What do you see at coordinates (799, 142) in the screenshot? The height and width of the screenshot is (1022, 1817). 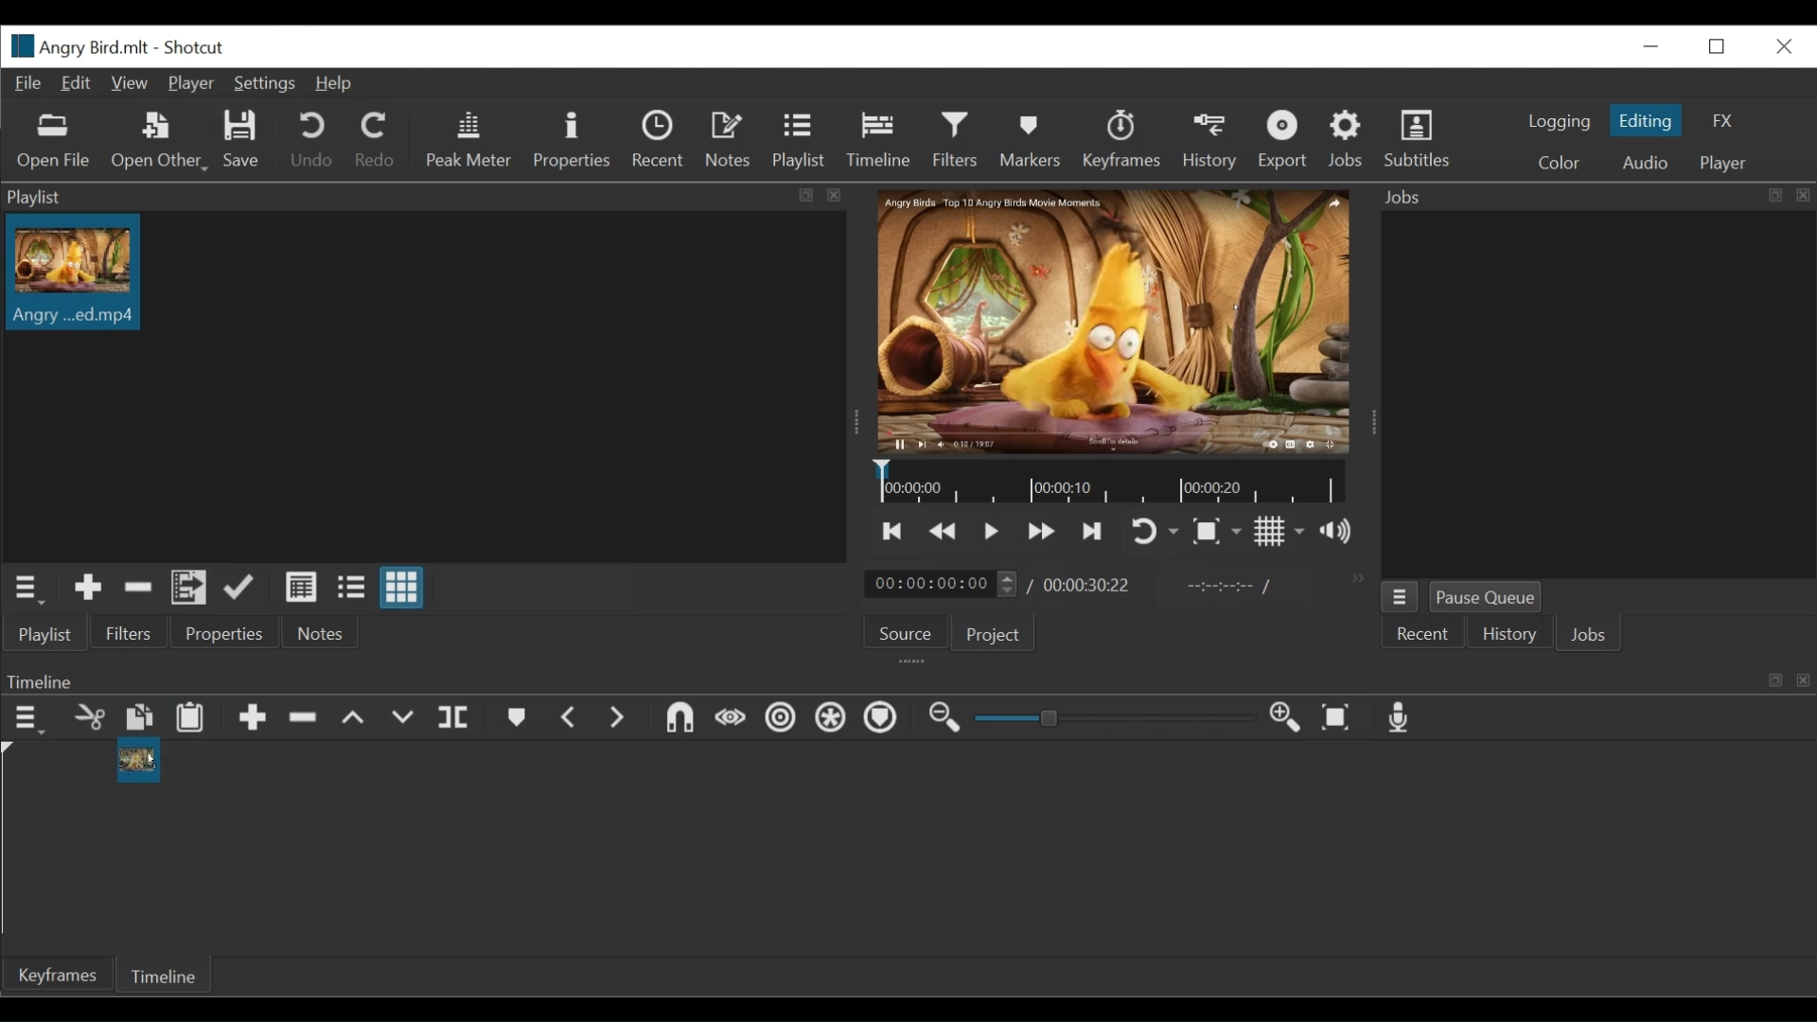 I see `Playlist` at bounding box center [799, 142].